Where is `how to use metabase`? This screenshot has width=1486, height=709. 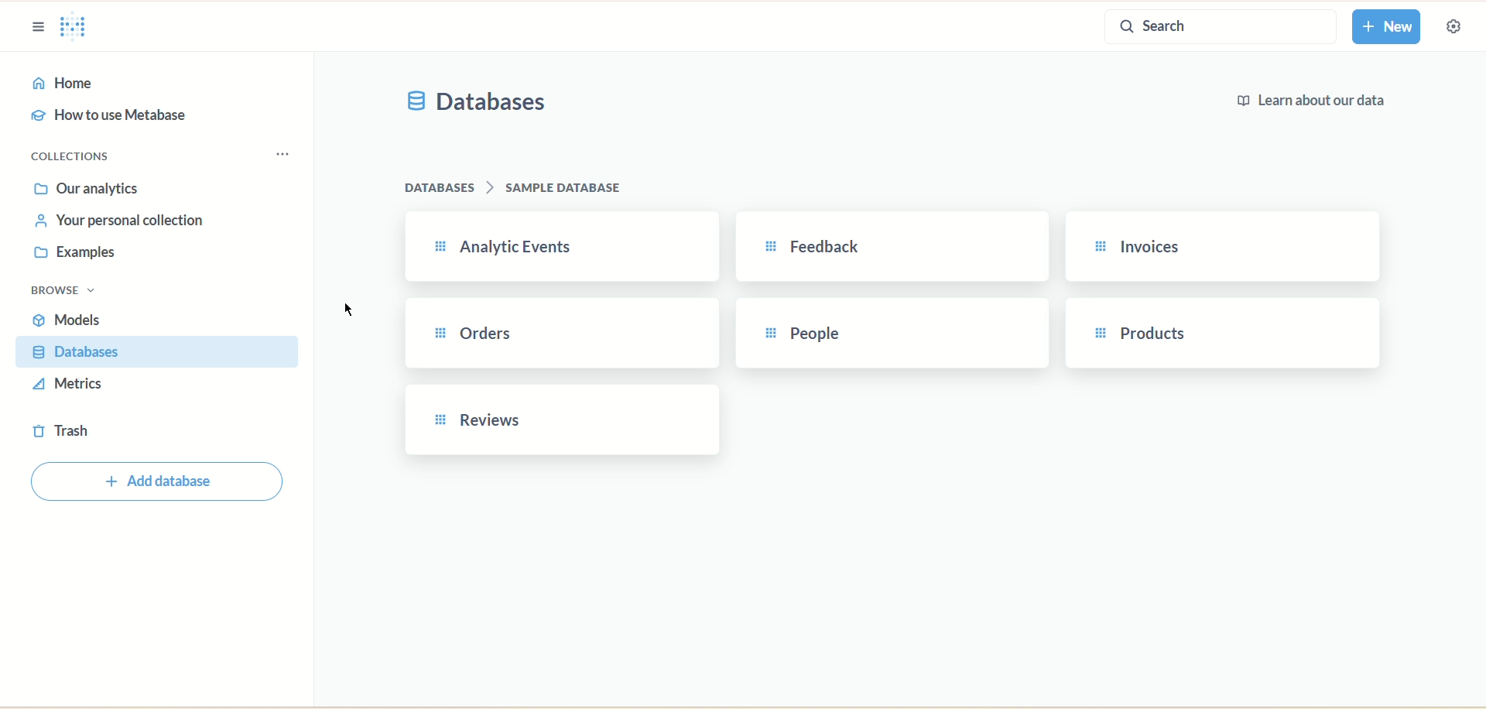 how to use metabase is located at coordinates (108, 116).